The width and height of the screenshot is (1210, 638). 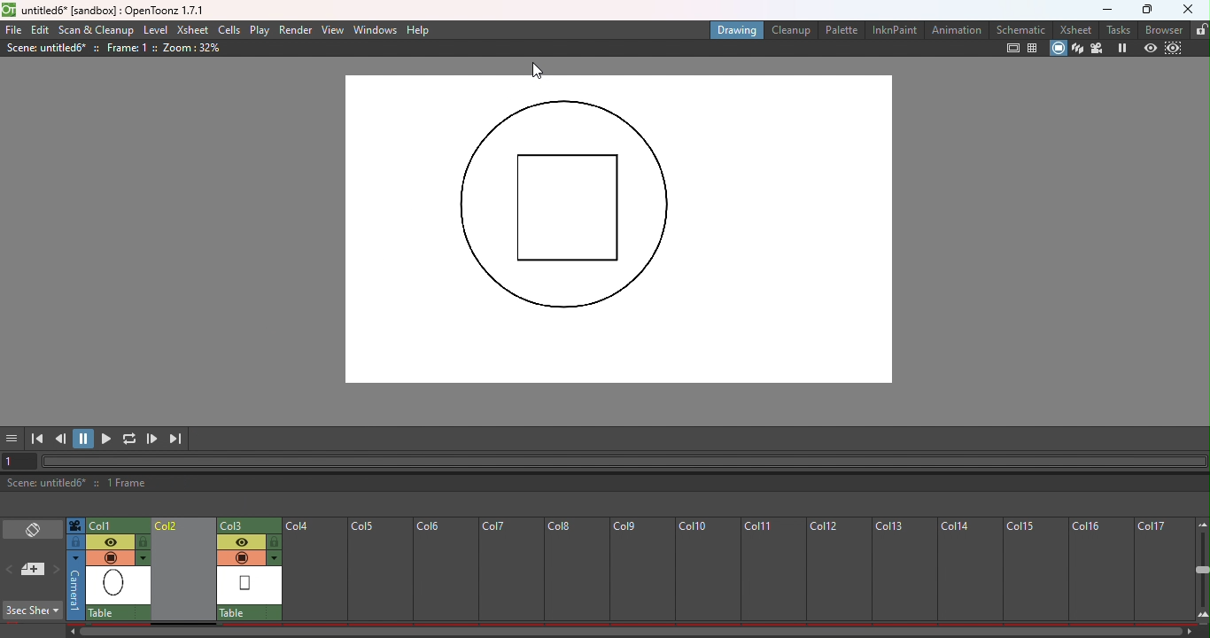 What do you see at coordinates (841, 31) in the screenshot?
I see `Palette` at bounding box center [841, 31].